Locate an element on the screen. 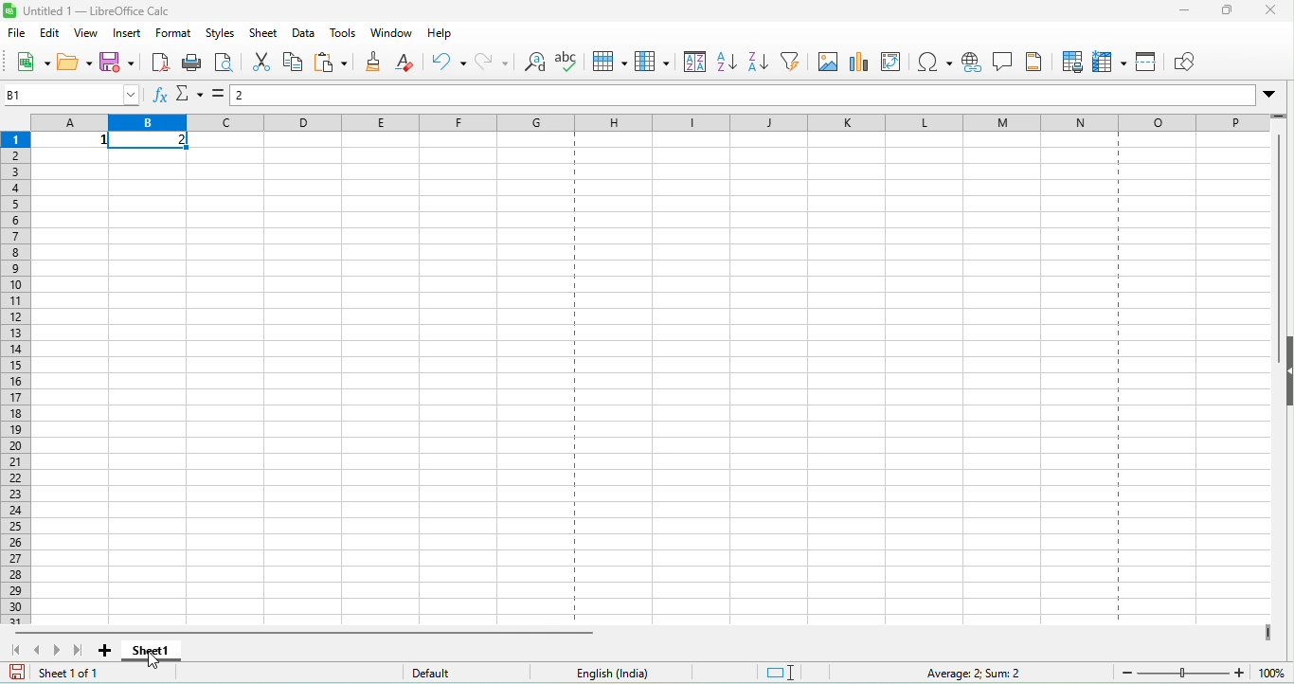  scroll to next sheet is located at coordinates (62, 653).